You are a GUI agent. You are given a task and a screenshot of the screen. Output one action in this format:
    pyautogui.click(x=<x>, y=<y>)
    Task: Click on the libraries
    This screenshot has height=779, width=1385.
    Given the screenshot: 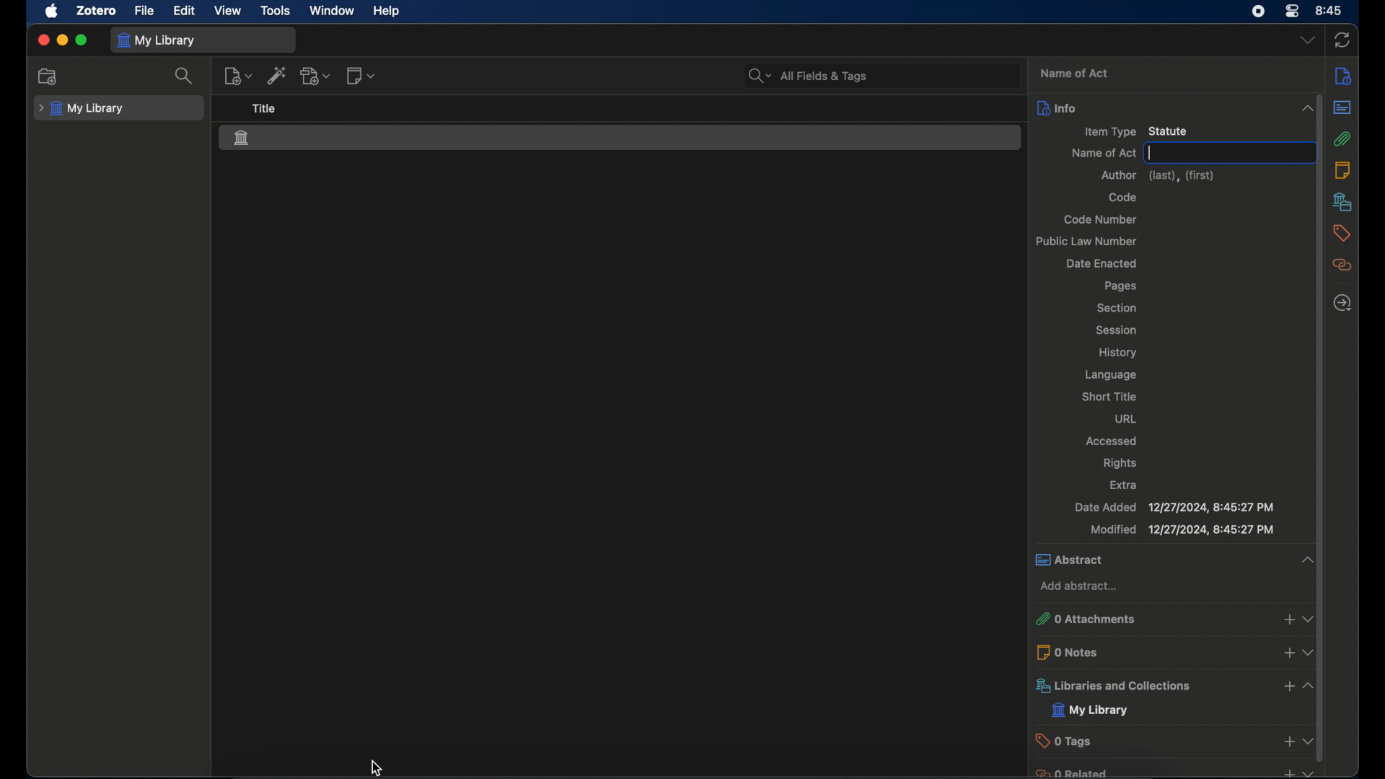 What is the action you would take?
    pyautogui.click(x=1341, y=202)
    